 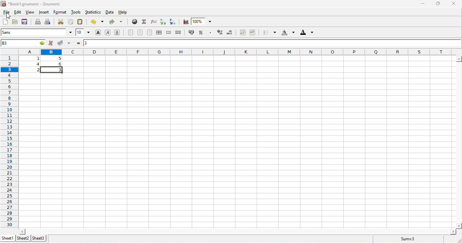 What do you see at coordinates (118, 23) in the screenshot?
I see `redo` at bounding box center [118, 23].